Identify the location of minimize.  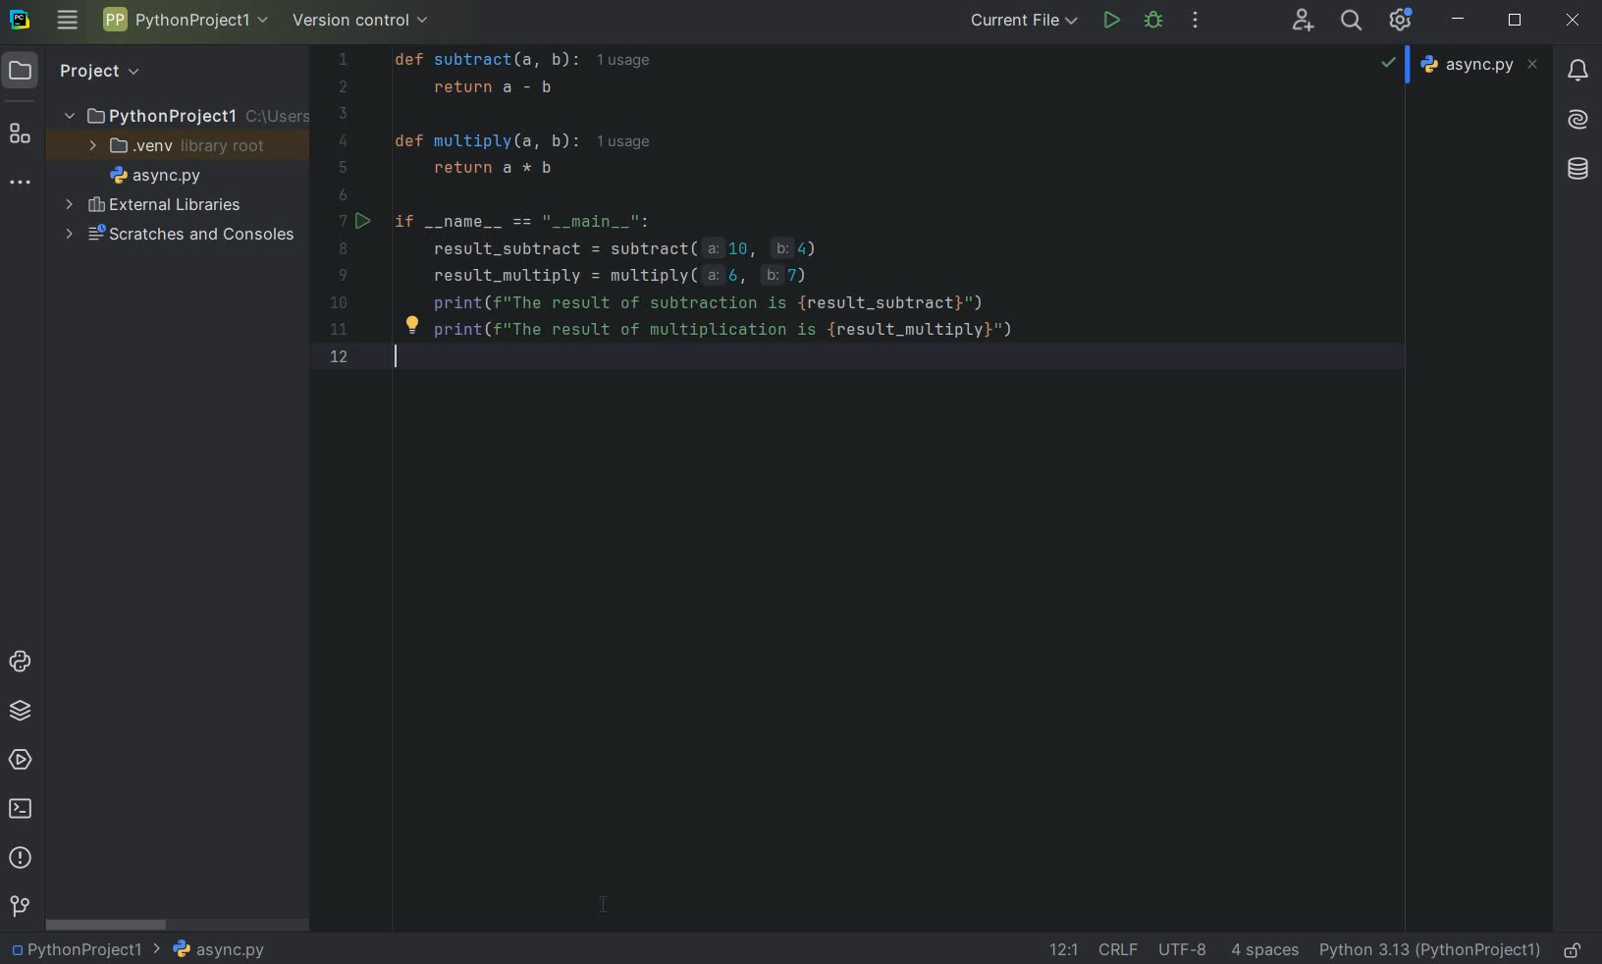
(1459, 19).